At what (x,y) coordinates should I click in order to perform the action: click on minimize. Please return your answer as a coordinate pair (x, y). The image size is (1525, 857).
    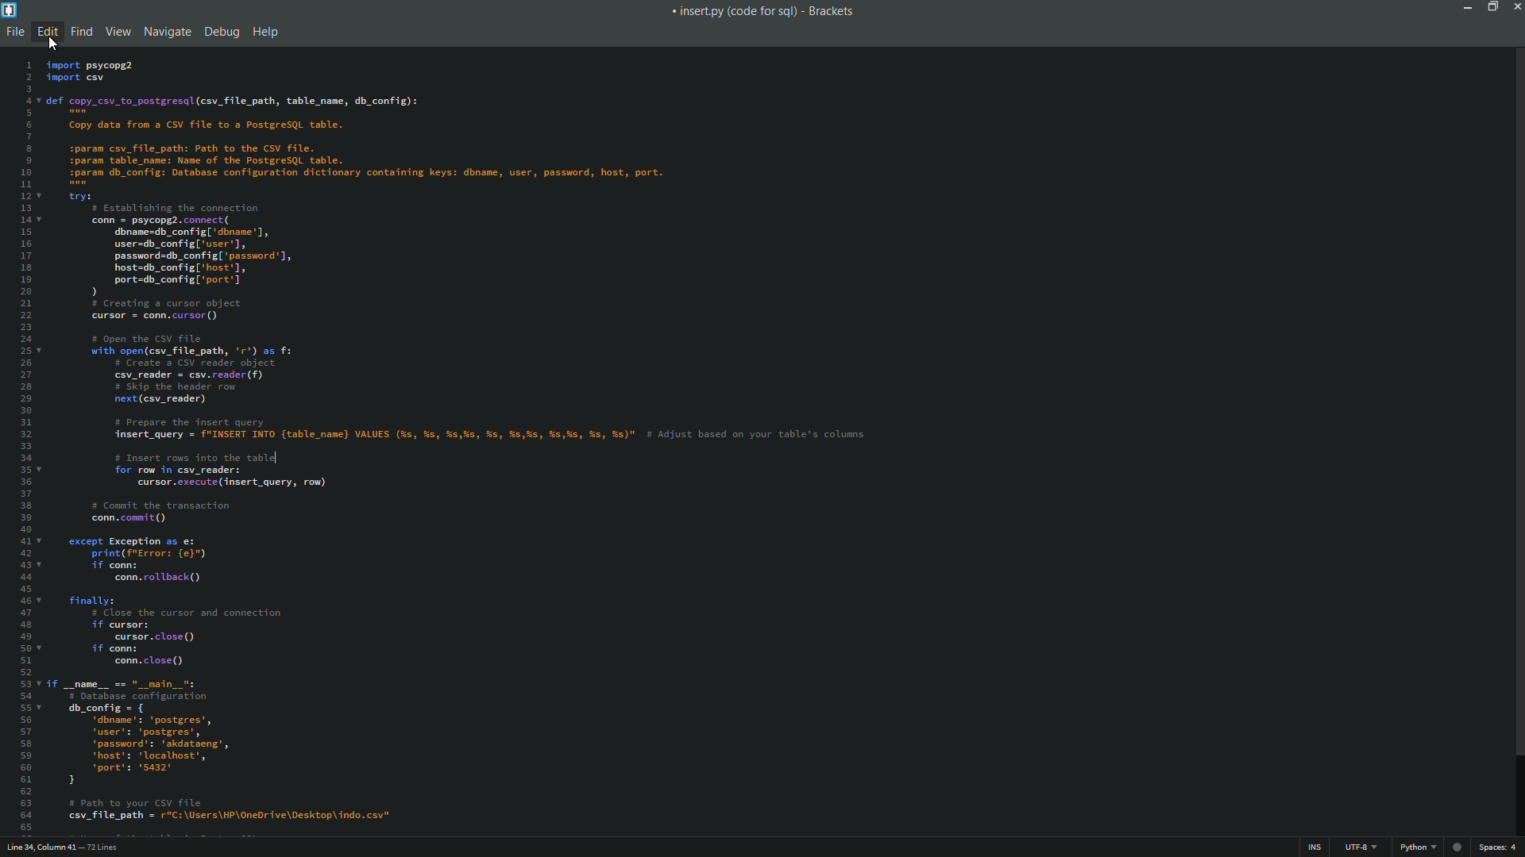
    Looking at the image, I should click on (1469, 6).